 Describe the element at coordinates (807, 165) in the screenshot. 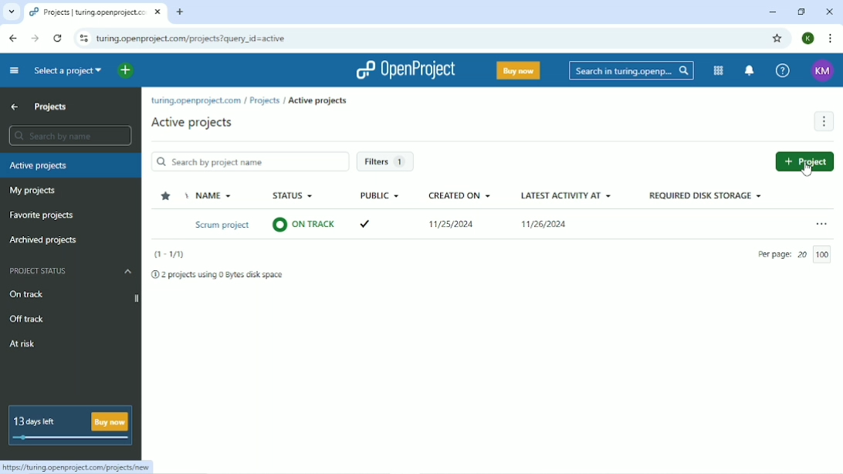

I see `cursor` at that location.